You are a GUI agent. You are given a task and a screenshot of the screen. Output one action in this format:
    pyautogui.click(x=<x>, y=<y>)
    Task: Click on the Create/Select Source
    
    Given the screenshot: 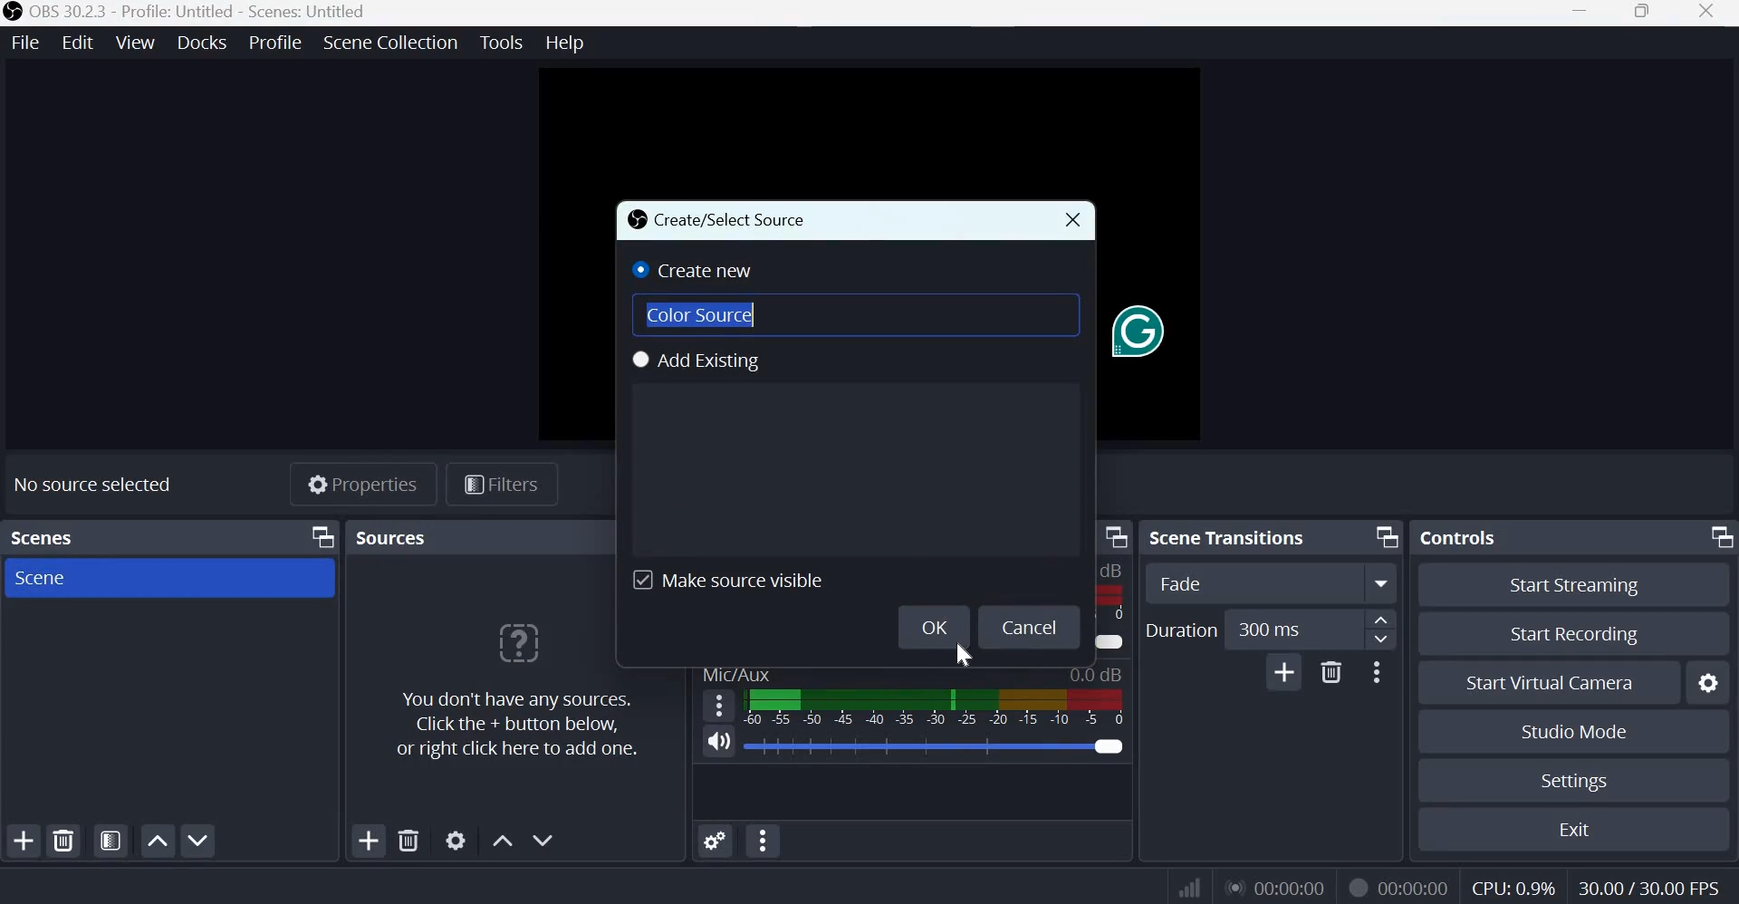 What is the action you would take?
    pyautogui.click(x=722, y=220)
    